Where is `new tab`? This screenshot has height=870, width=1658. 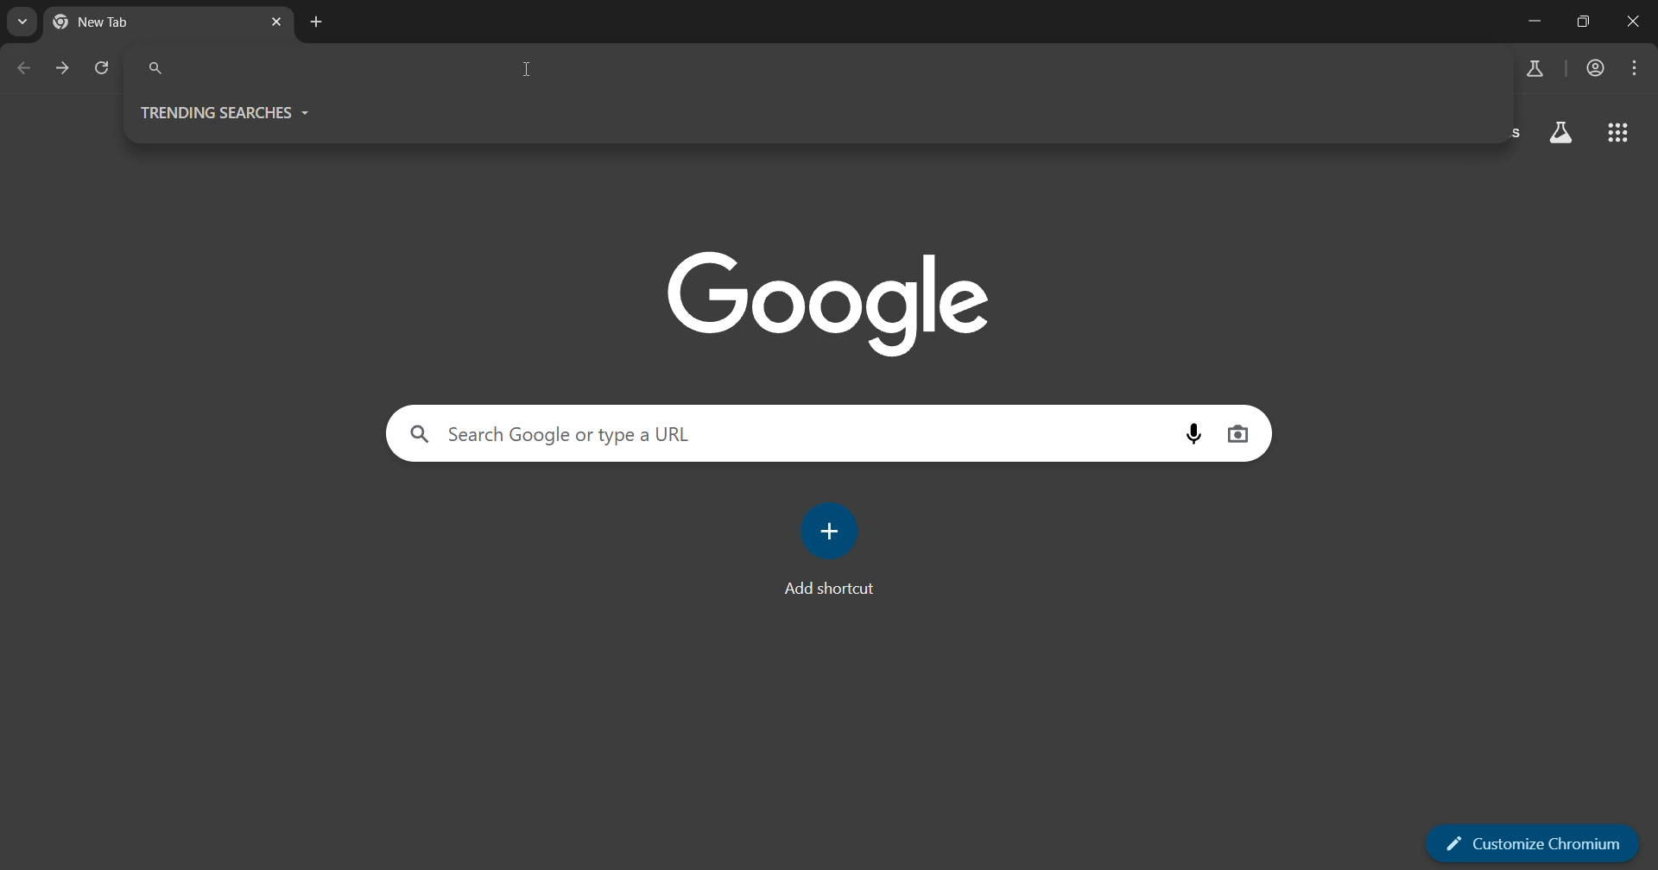 new tab is located at coordinates (320, 23).